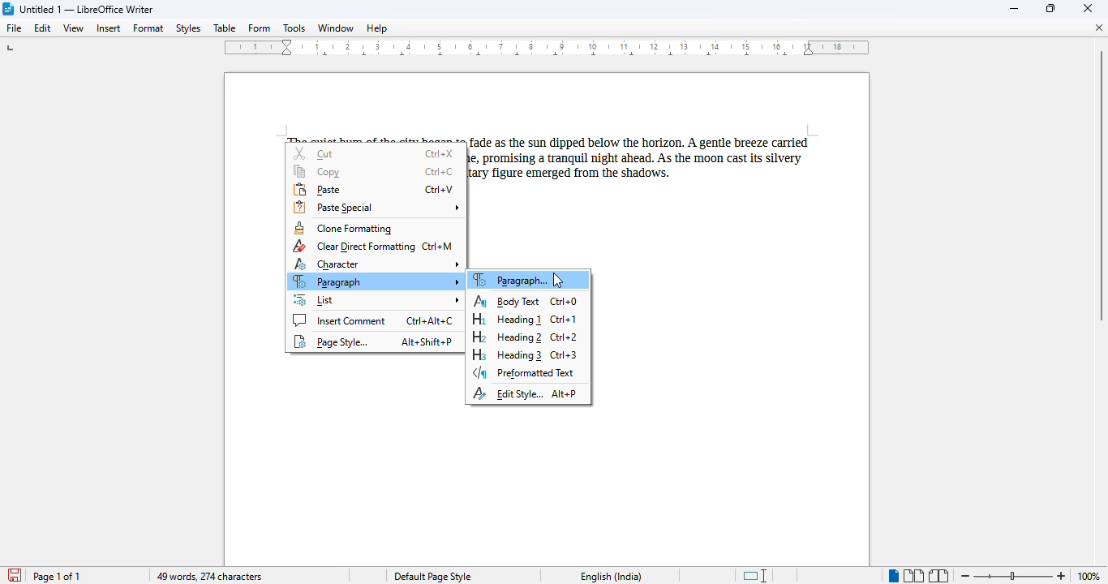  I want to click on paste, so click(374, 189).